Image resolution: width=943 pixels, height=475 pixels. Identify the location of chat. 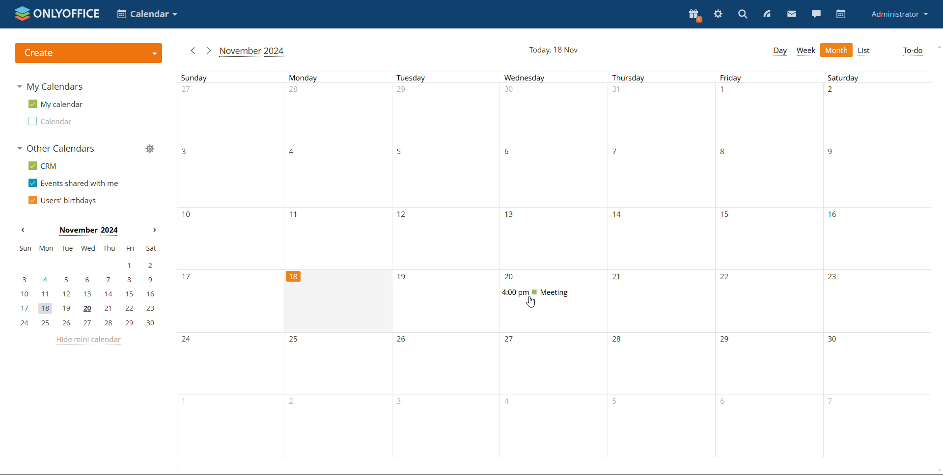
(816, 14).